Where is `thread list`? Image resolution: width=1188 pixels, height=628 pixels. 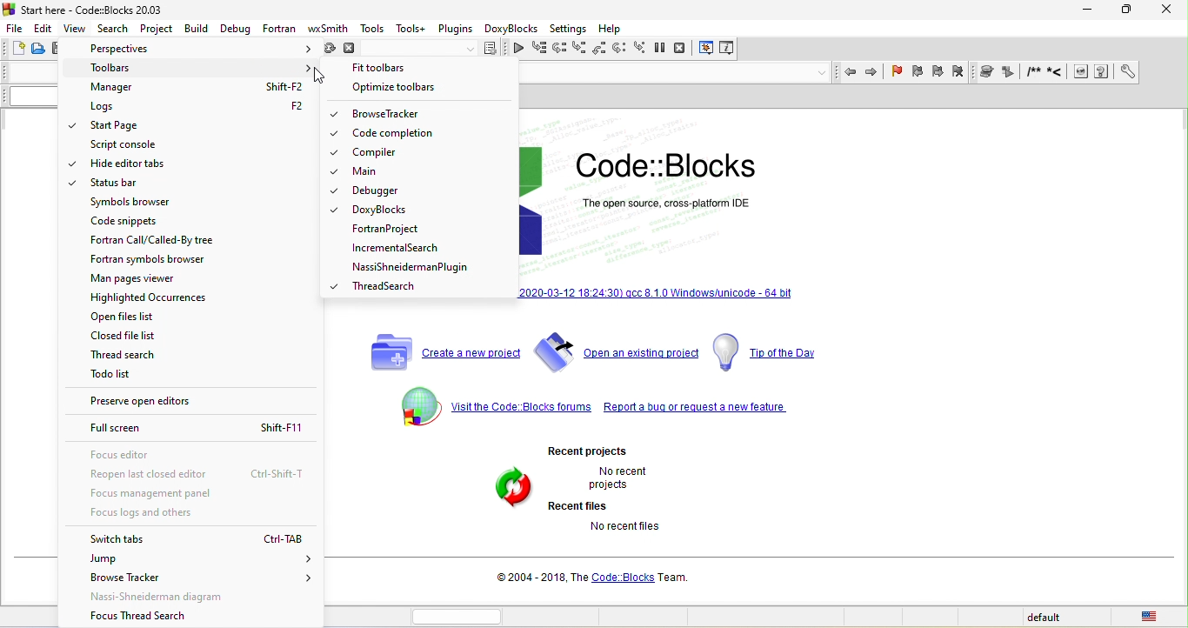 thread list is located at coordinates (126, 357).